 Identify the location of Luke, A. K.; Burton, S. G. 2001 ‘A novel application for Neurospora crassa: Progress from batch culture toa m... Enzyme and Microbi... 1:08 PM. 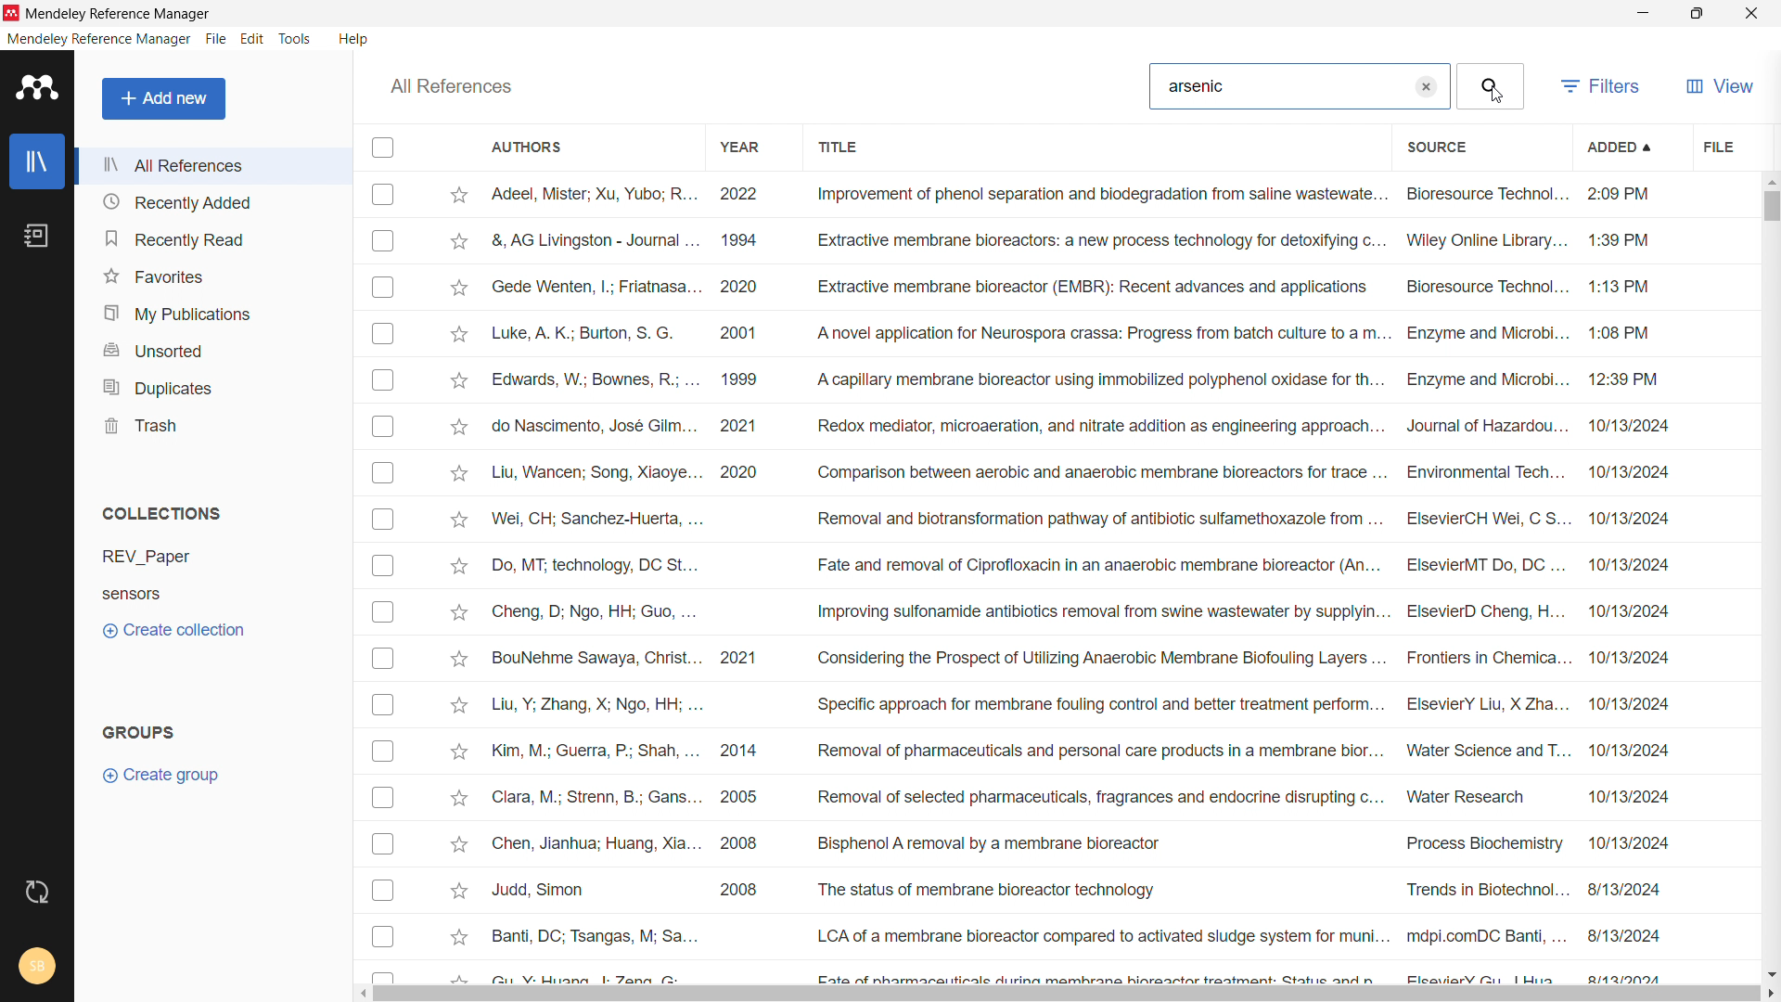
(1092, 332).